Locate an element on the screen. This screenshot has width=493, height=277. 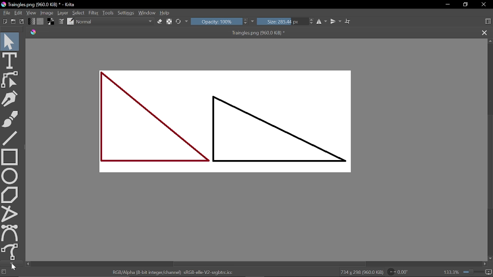
Move down is located at coordinates (490, 259).